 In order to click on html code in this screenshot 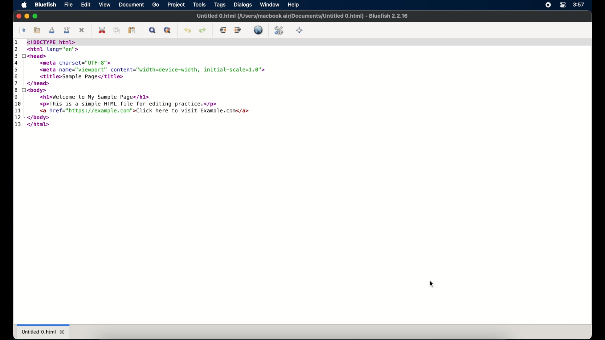, I will do `click(141, 83)`.